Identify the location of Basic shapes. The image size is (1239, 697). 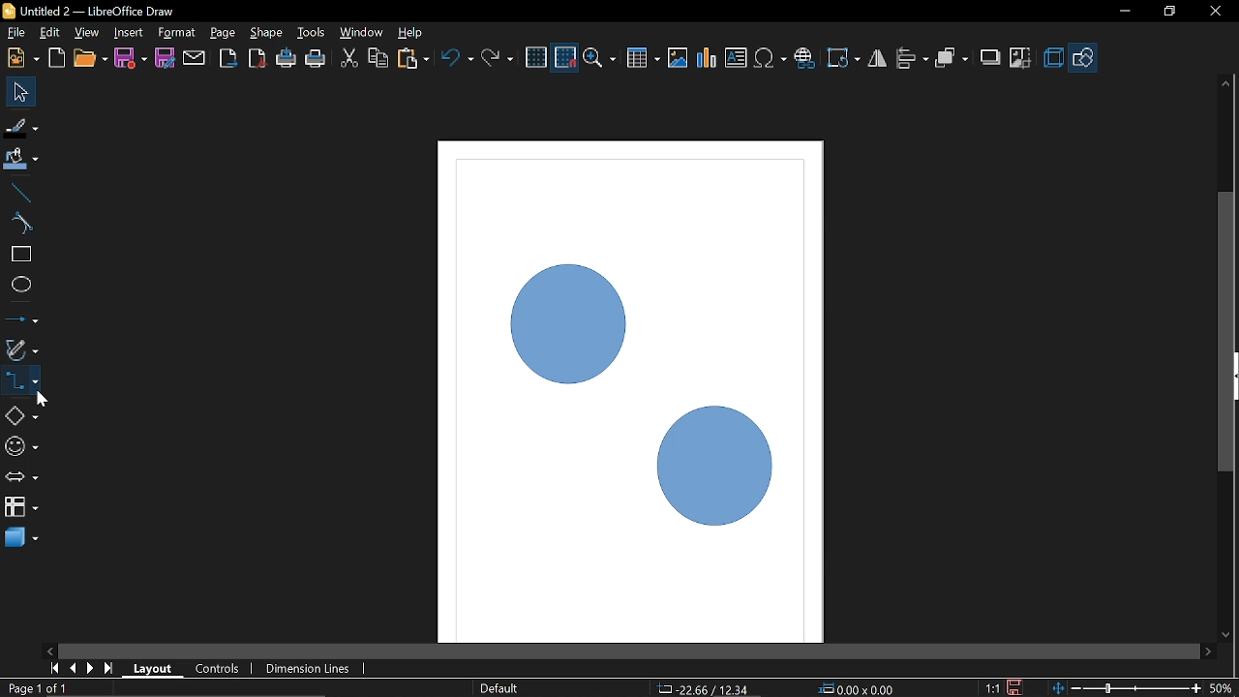
(20, 413).